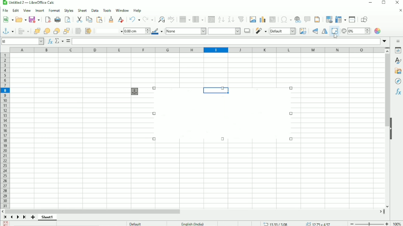 The width and height of the screenshot is (403, 226). I want to click on Insert comment, so click(307, 20).